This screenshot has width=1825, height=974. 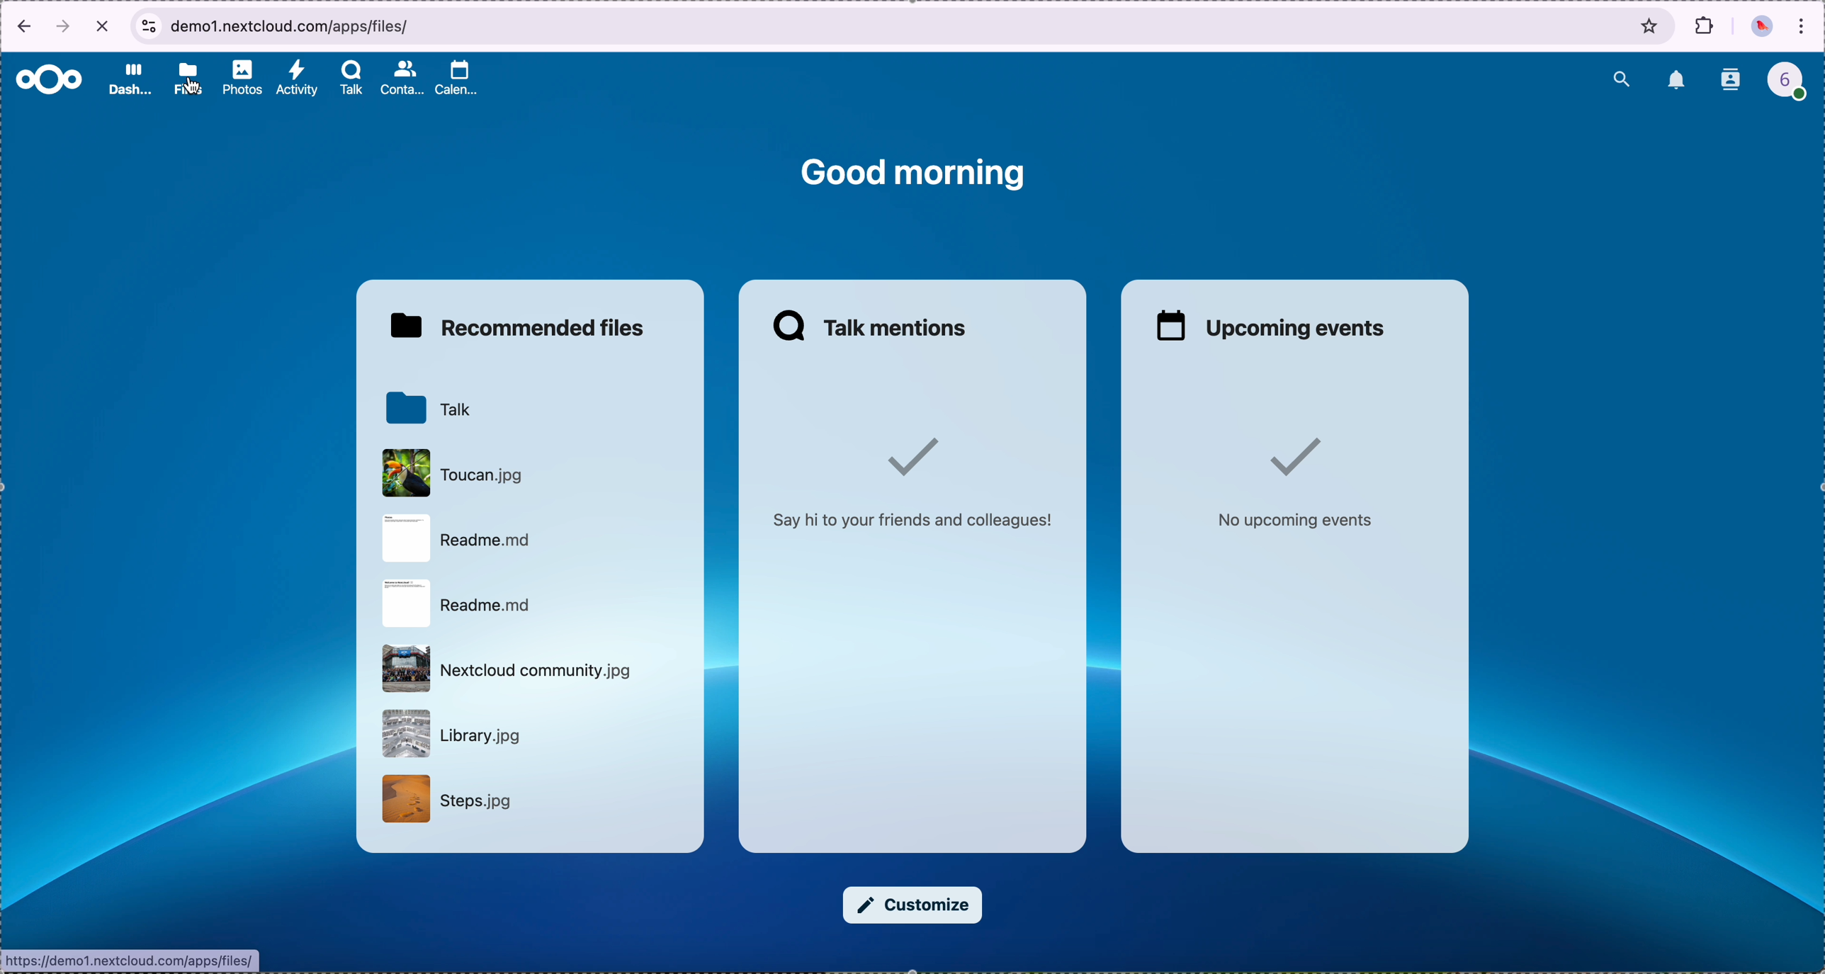 I want to click on URL, so click(x=132, y=960).